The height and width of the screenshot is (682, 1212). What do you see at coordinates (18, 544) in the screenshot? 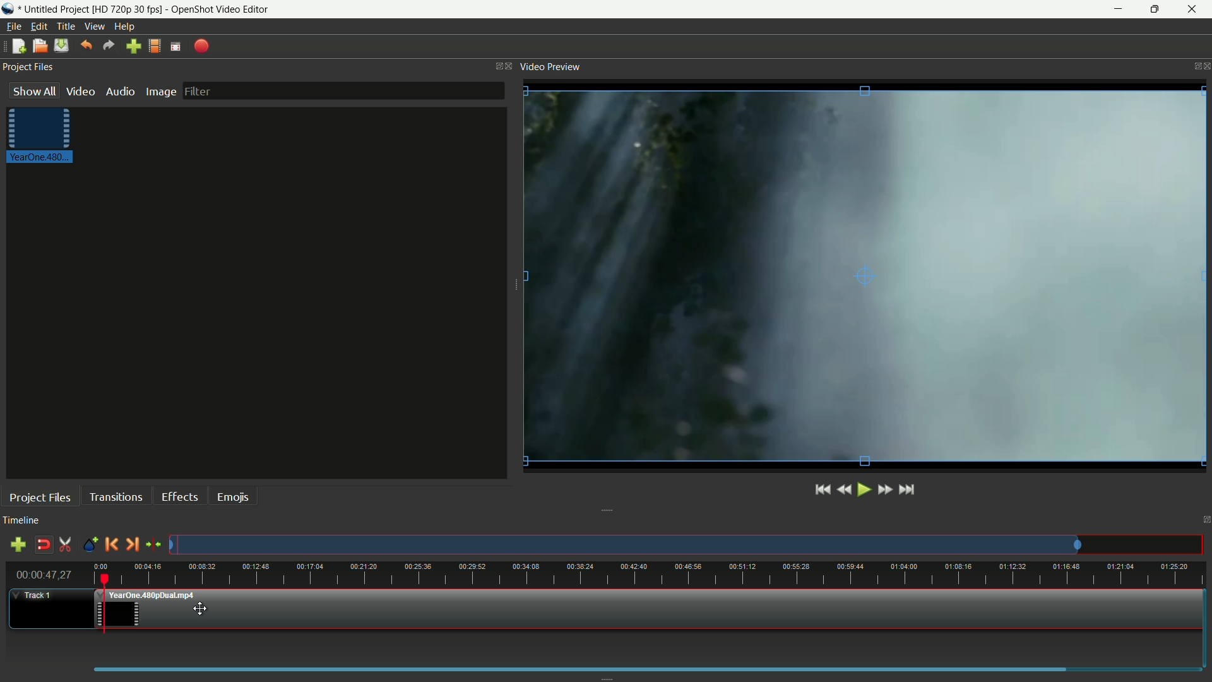
I see `add track` at bounding box center [18, 544].